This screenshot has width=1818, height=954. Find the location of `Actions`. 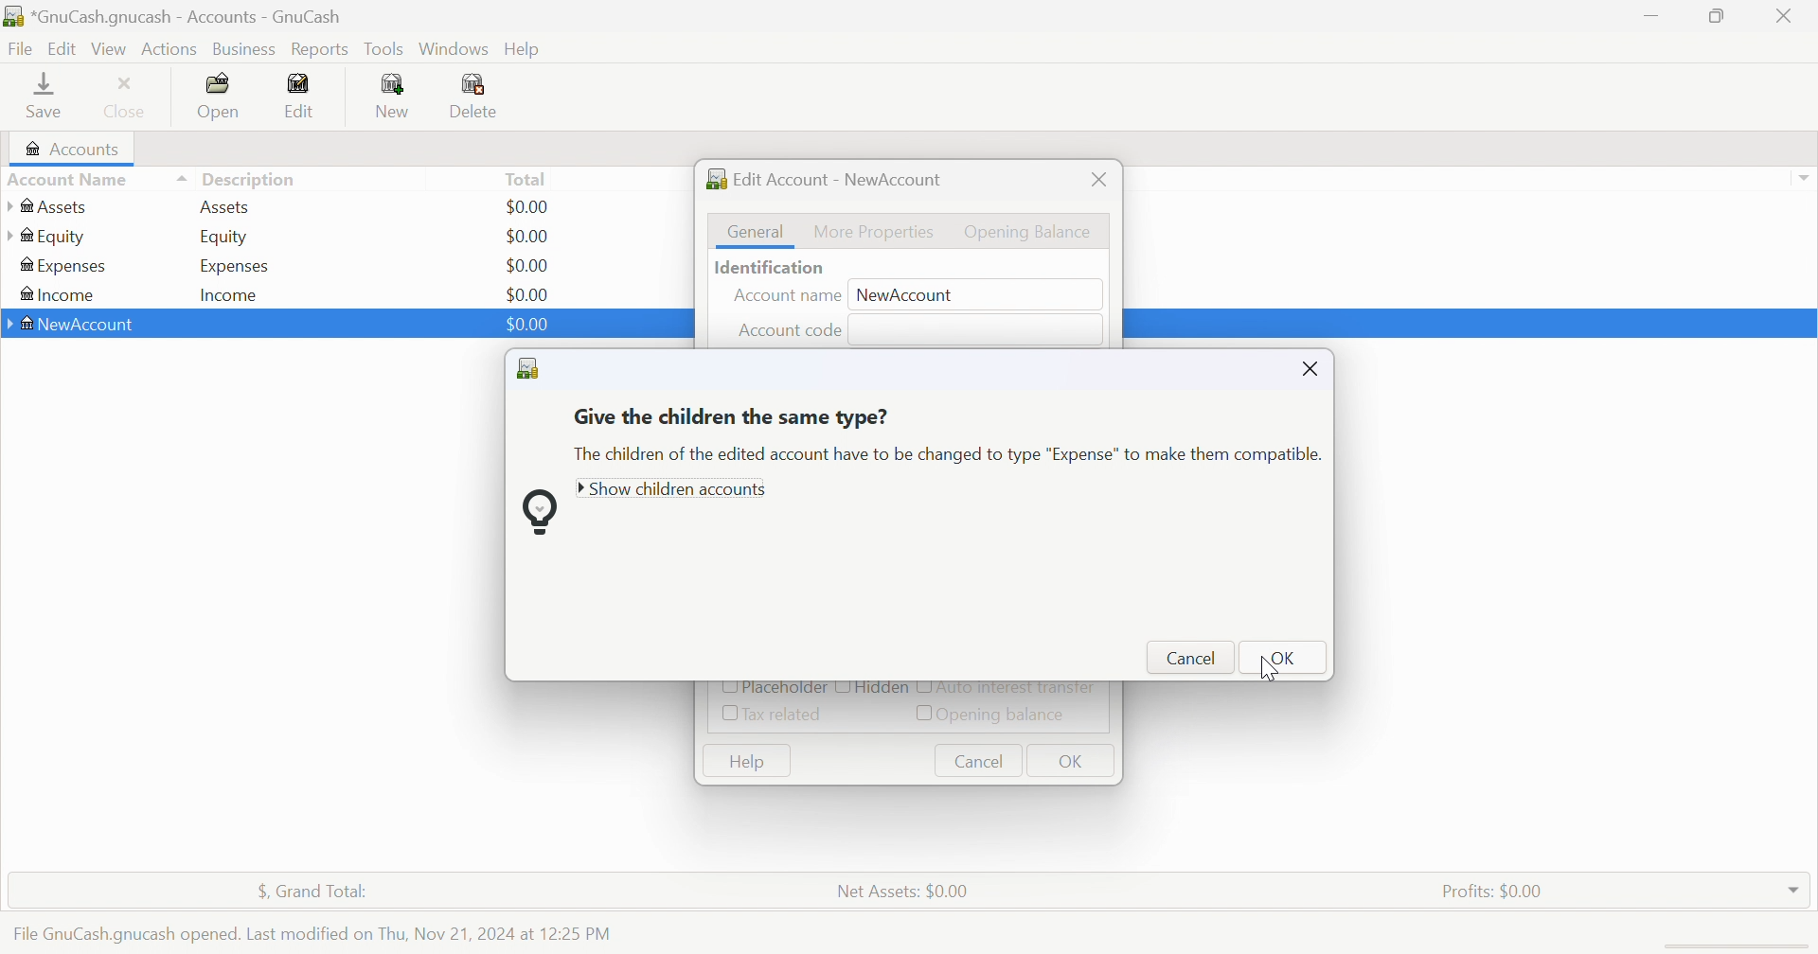

Actions is located at coordinates (169, 49).